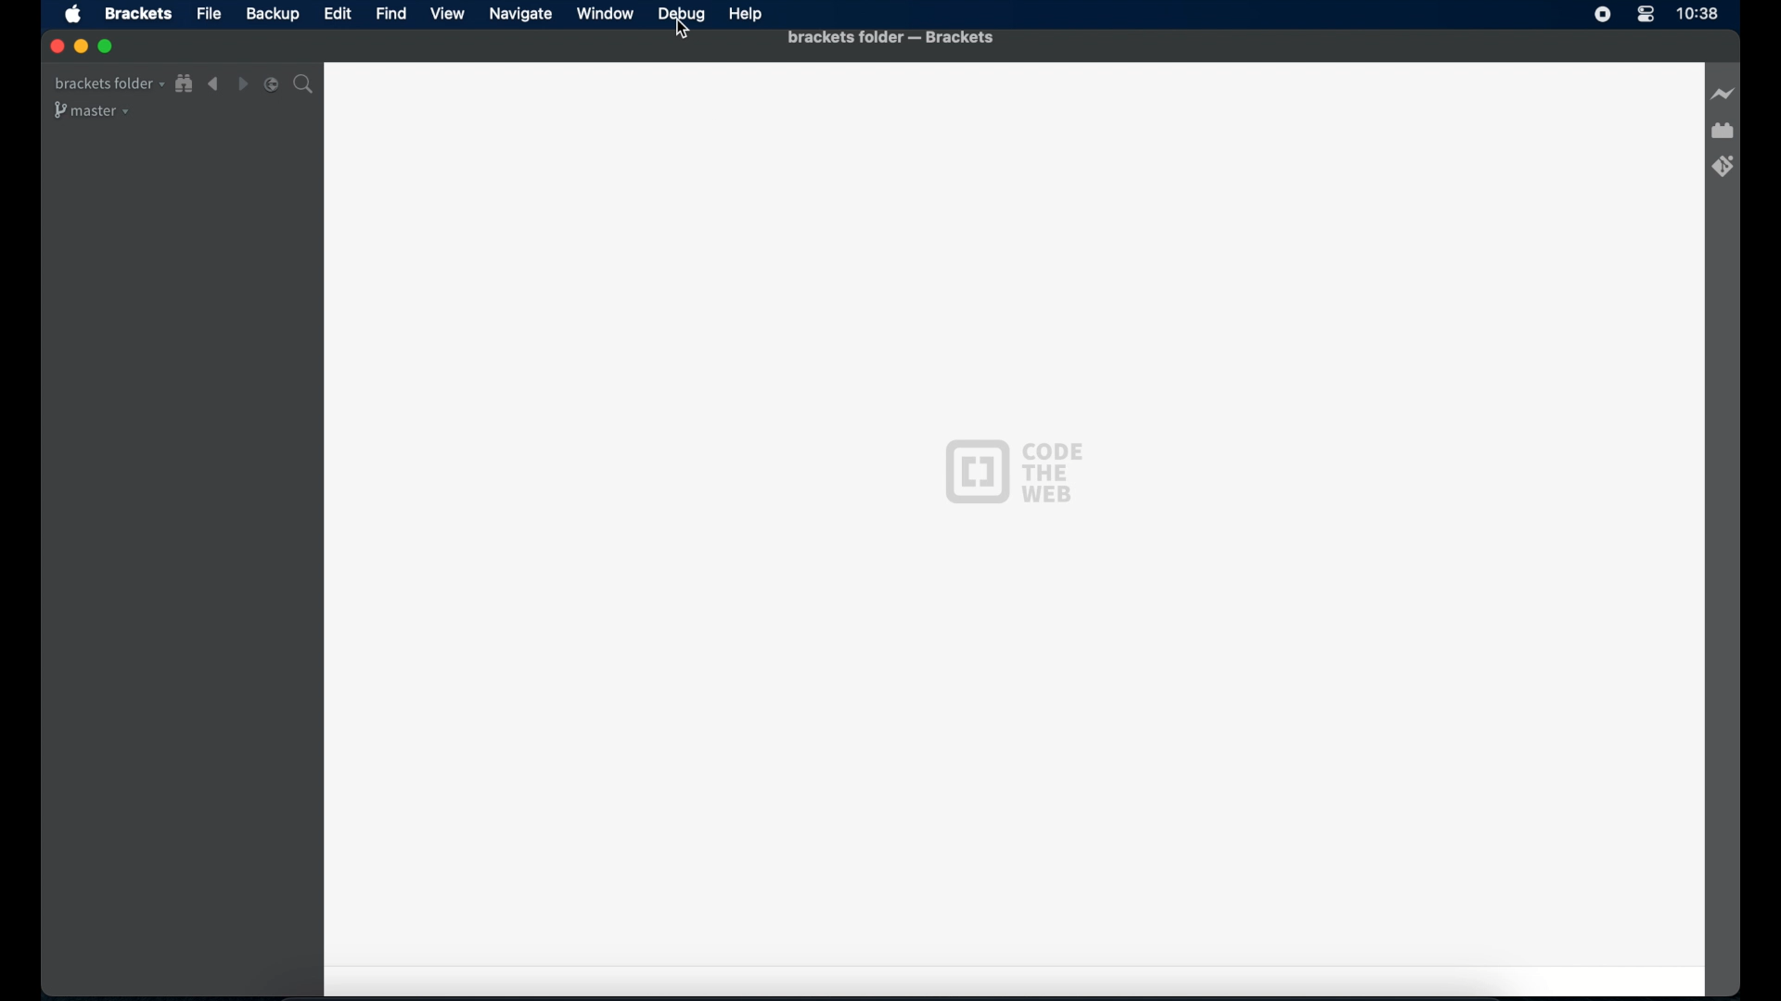  What do you see at coordinates (272, 85) in the screenshot?
I see `split the editor vertical or horizontal` at bounding box center [272, 85].